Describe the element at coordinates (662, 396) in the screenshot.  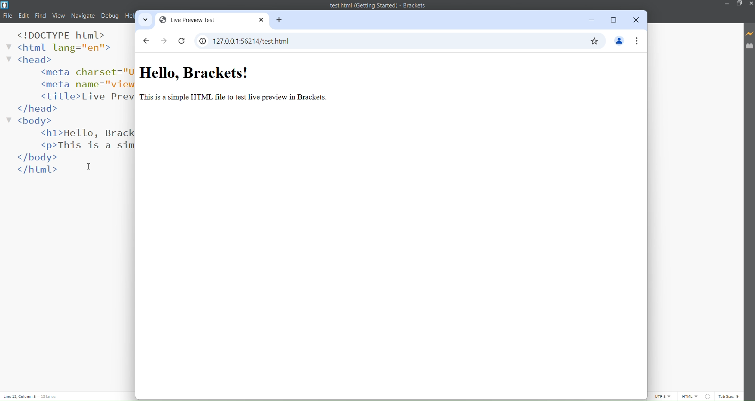
I see `UTF-8` at that location.